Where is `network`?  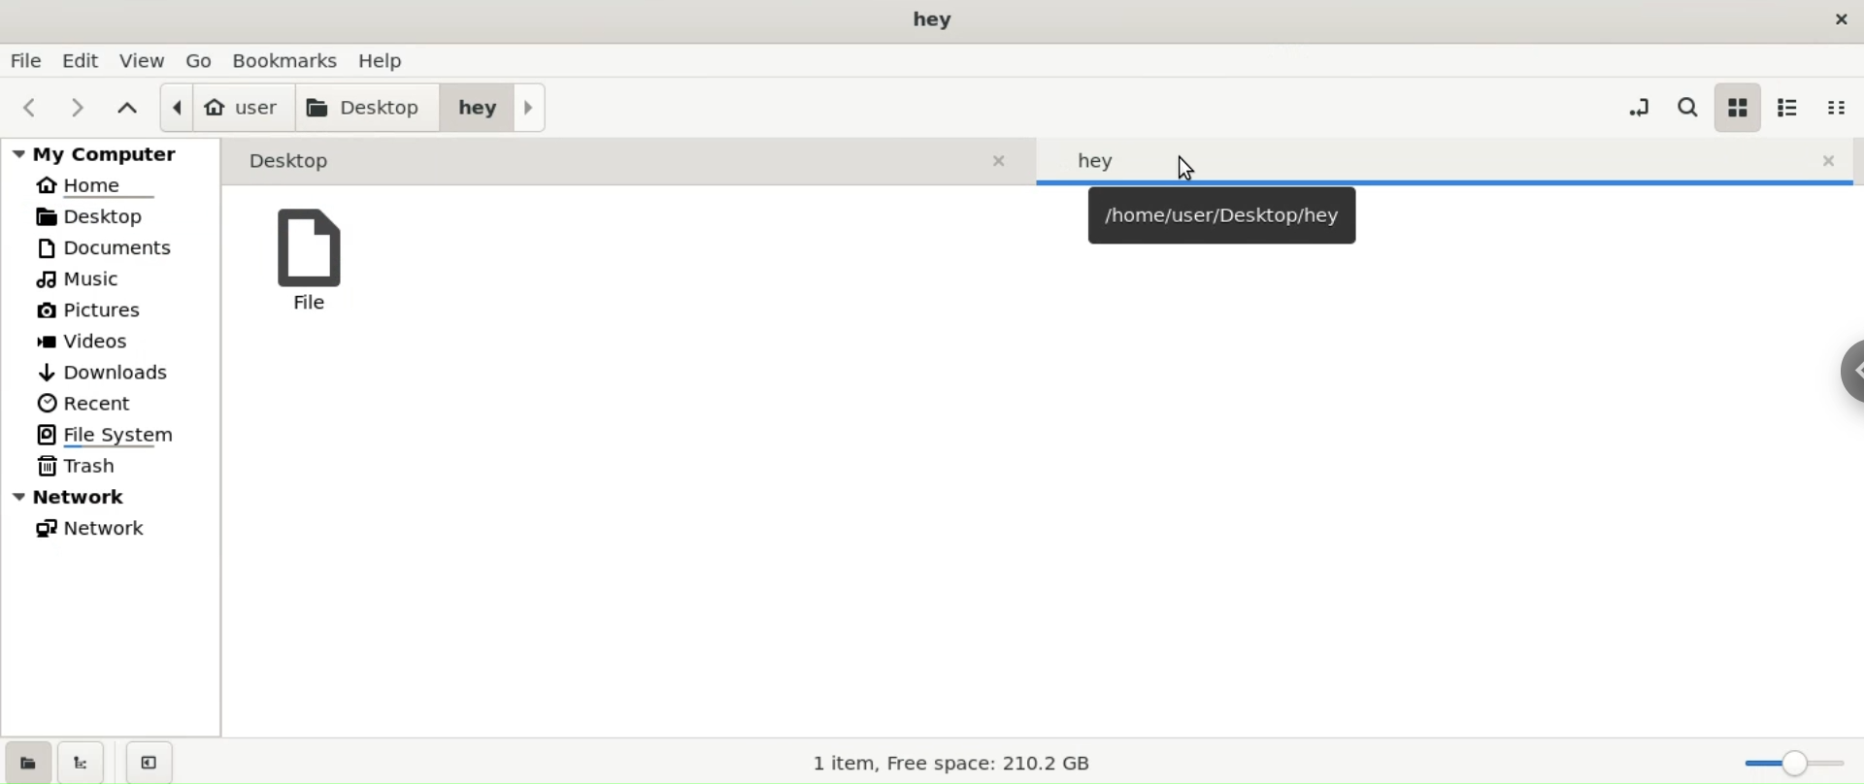 network is located at coordinates (119, 527).